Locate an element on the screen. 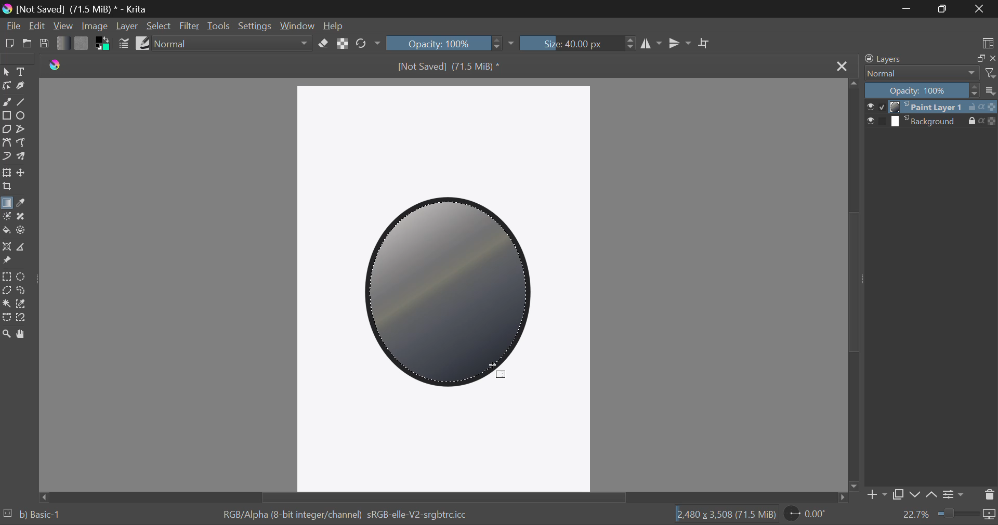  Window is located at coordinates (298, 28).